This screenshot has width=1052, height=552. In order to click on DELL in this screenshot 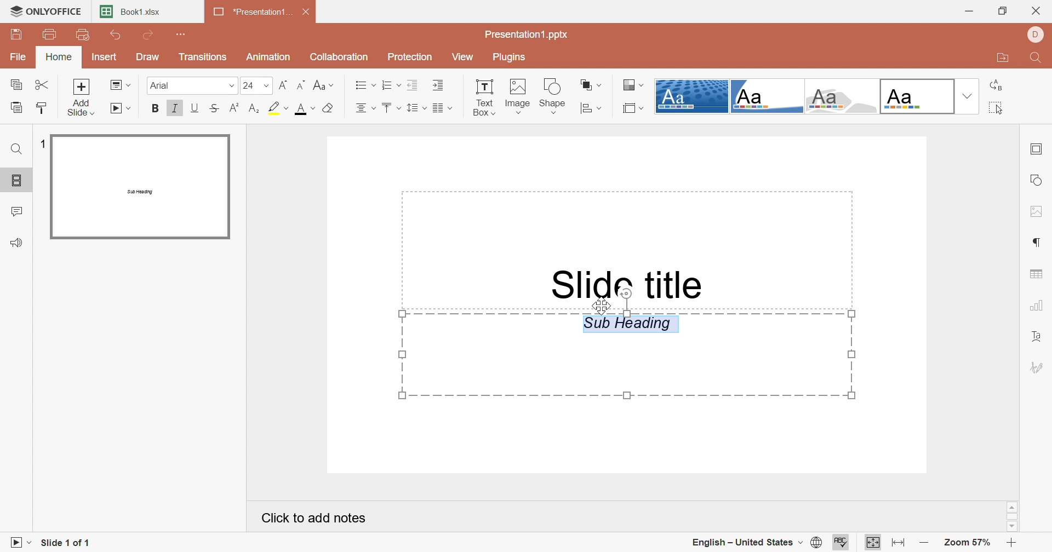, I will do `click(1037, 34)`.